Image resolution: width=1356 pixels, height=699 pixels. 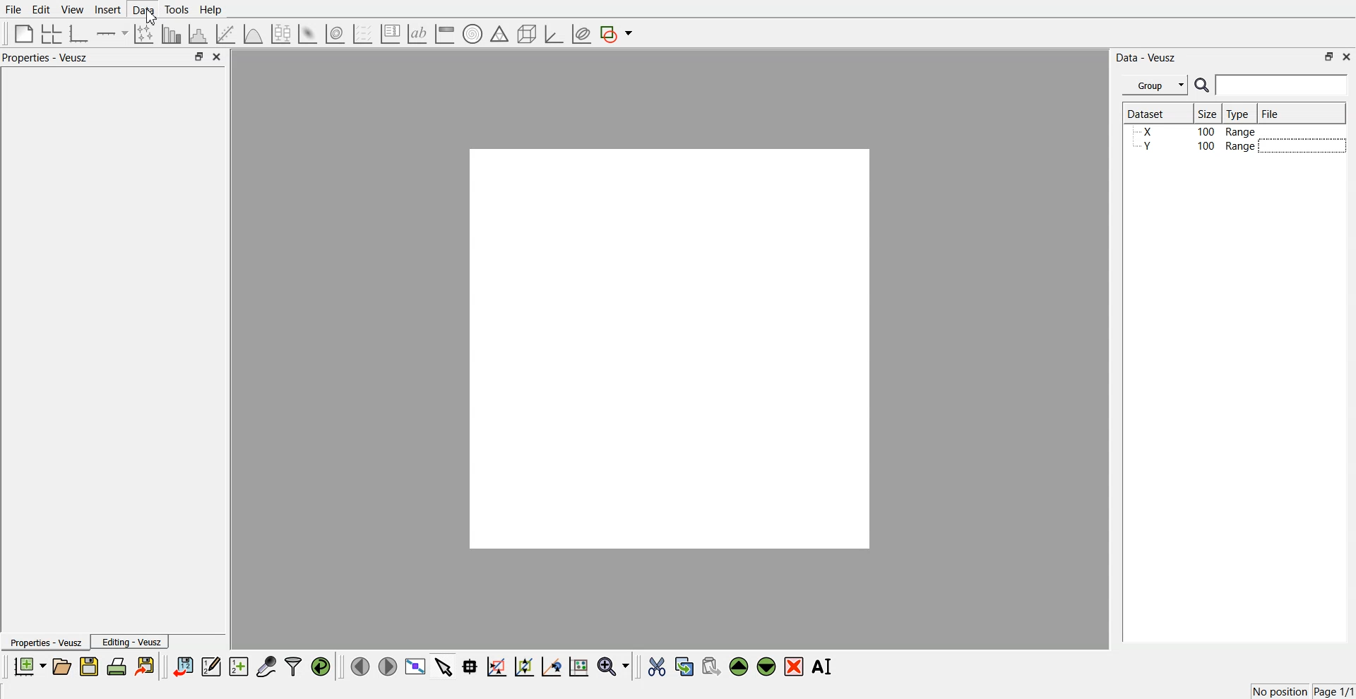 I want to click on Fit a function of data, so click(x=225, y=34).